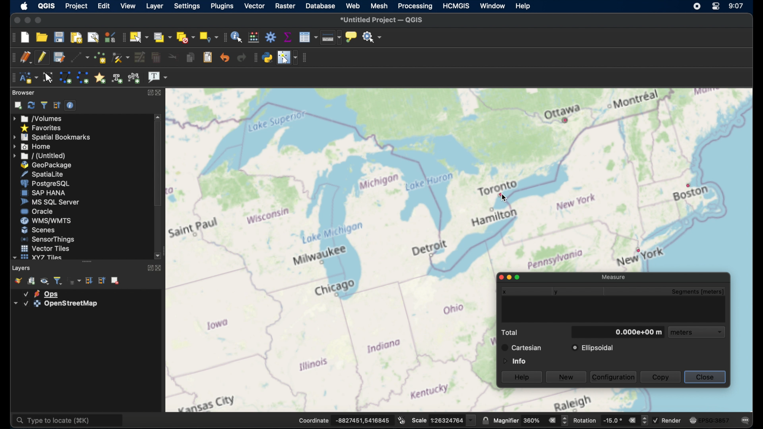 The height and width of the screenshot is (429, 763). I want to click on measure, so click(612, 276).